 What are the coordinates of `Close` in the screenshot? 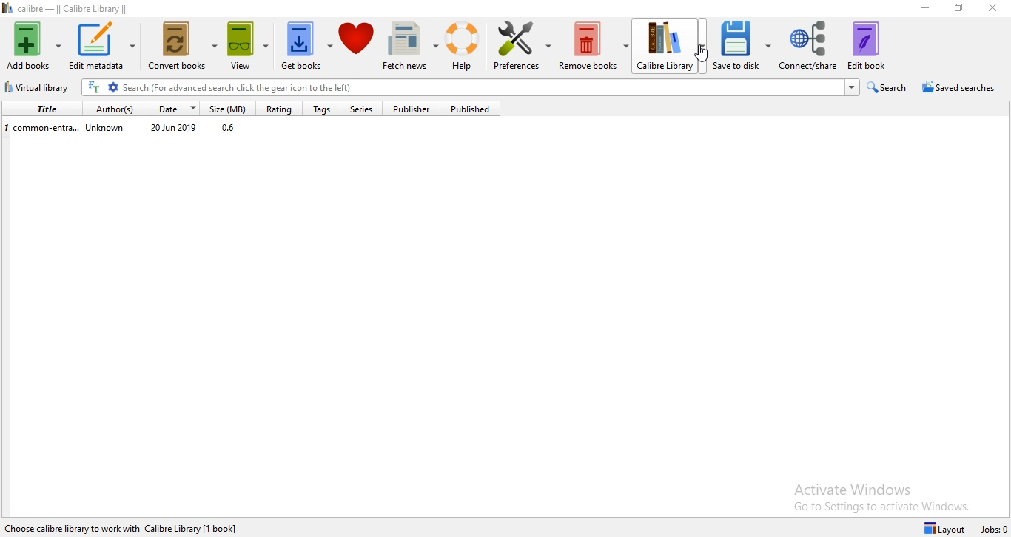 It's located at (991, 11).